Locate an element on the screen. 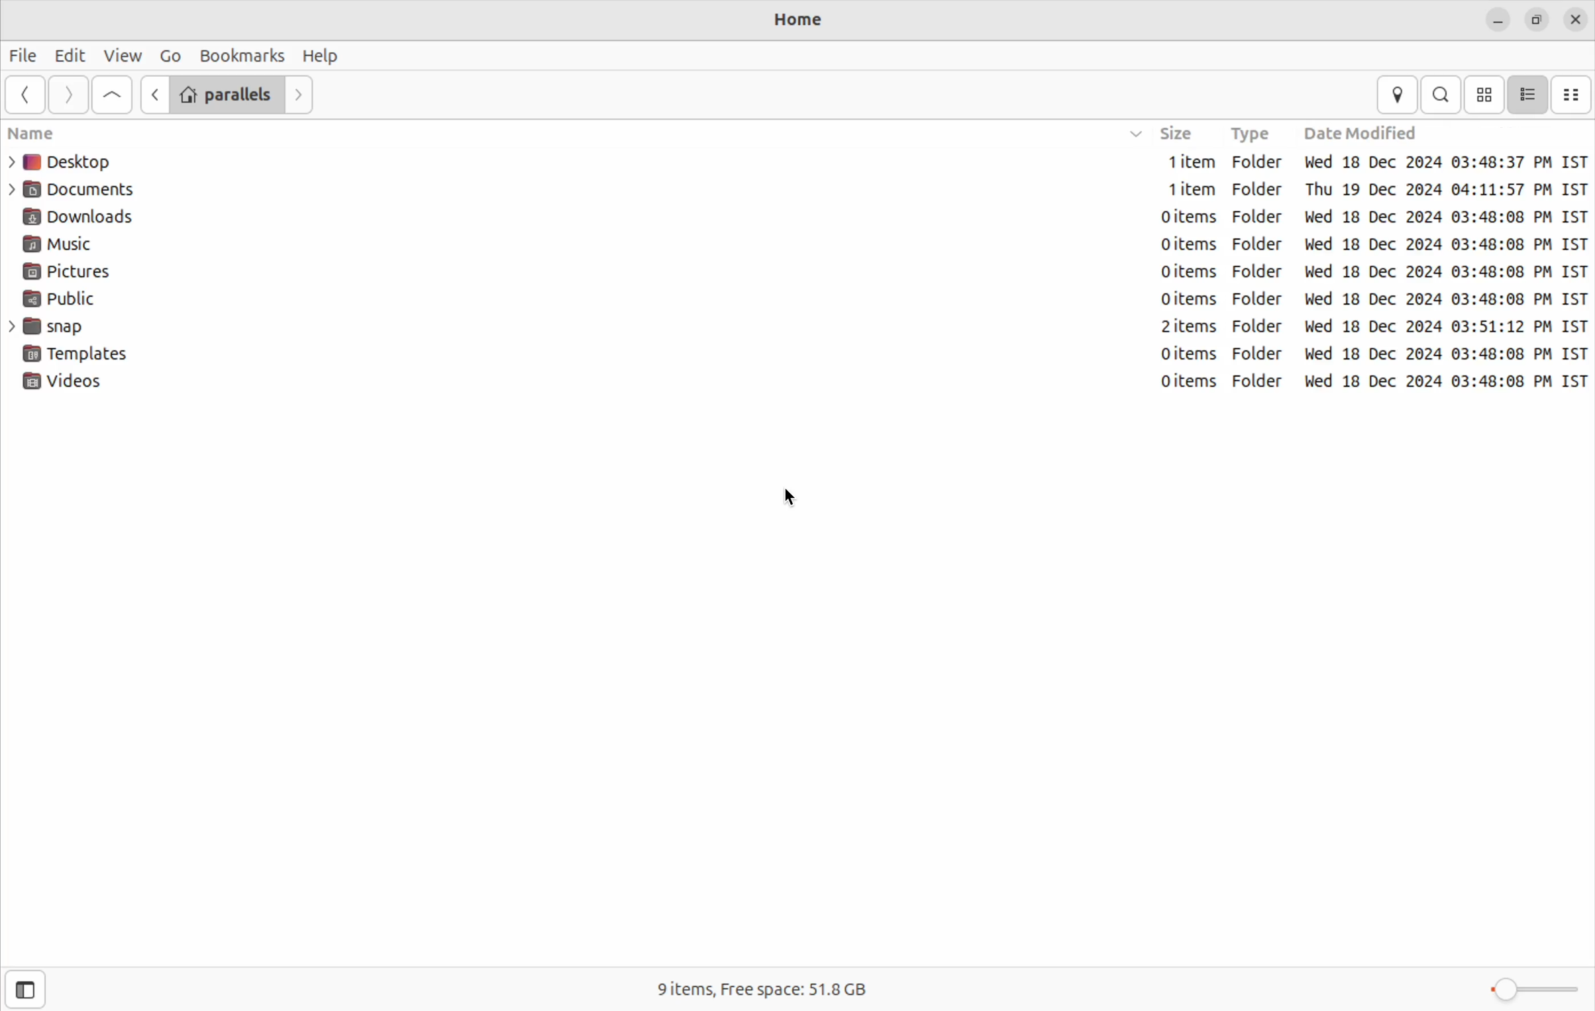 The image size is (1595, 1011). 2 items is located at coordinates (1180, 327).